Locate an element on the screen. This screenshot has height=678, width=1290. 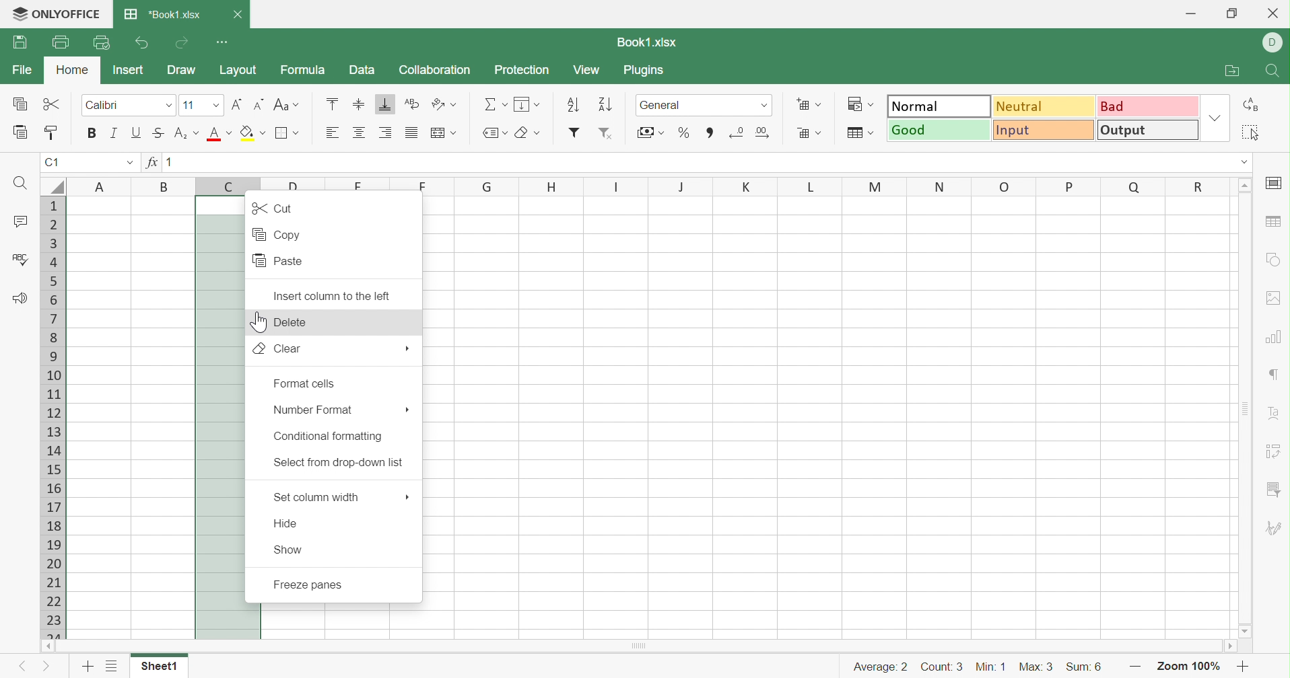
Drop Down is located at coordinates (1217, 117).